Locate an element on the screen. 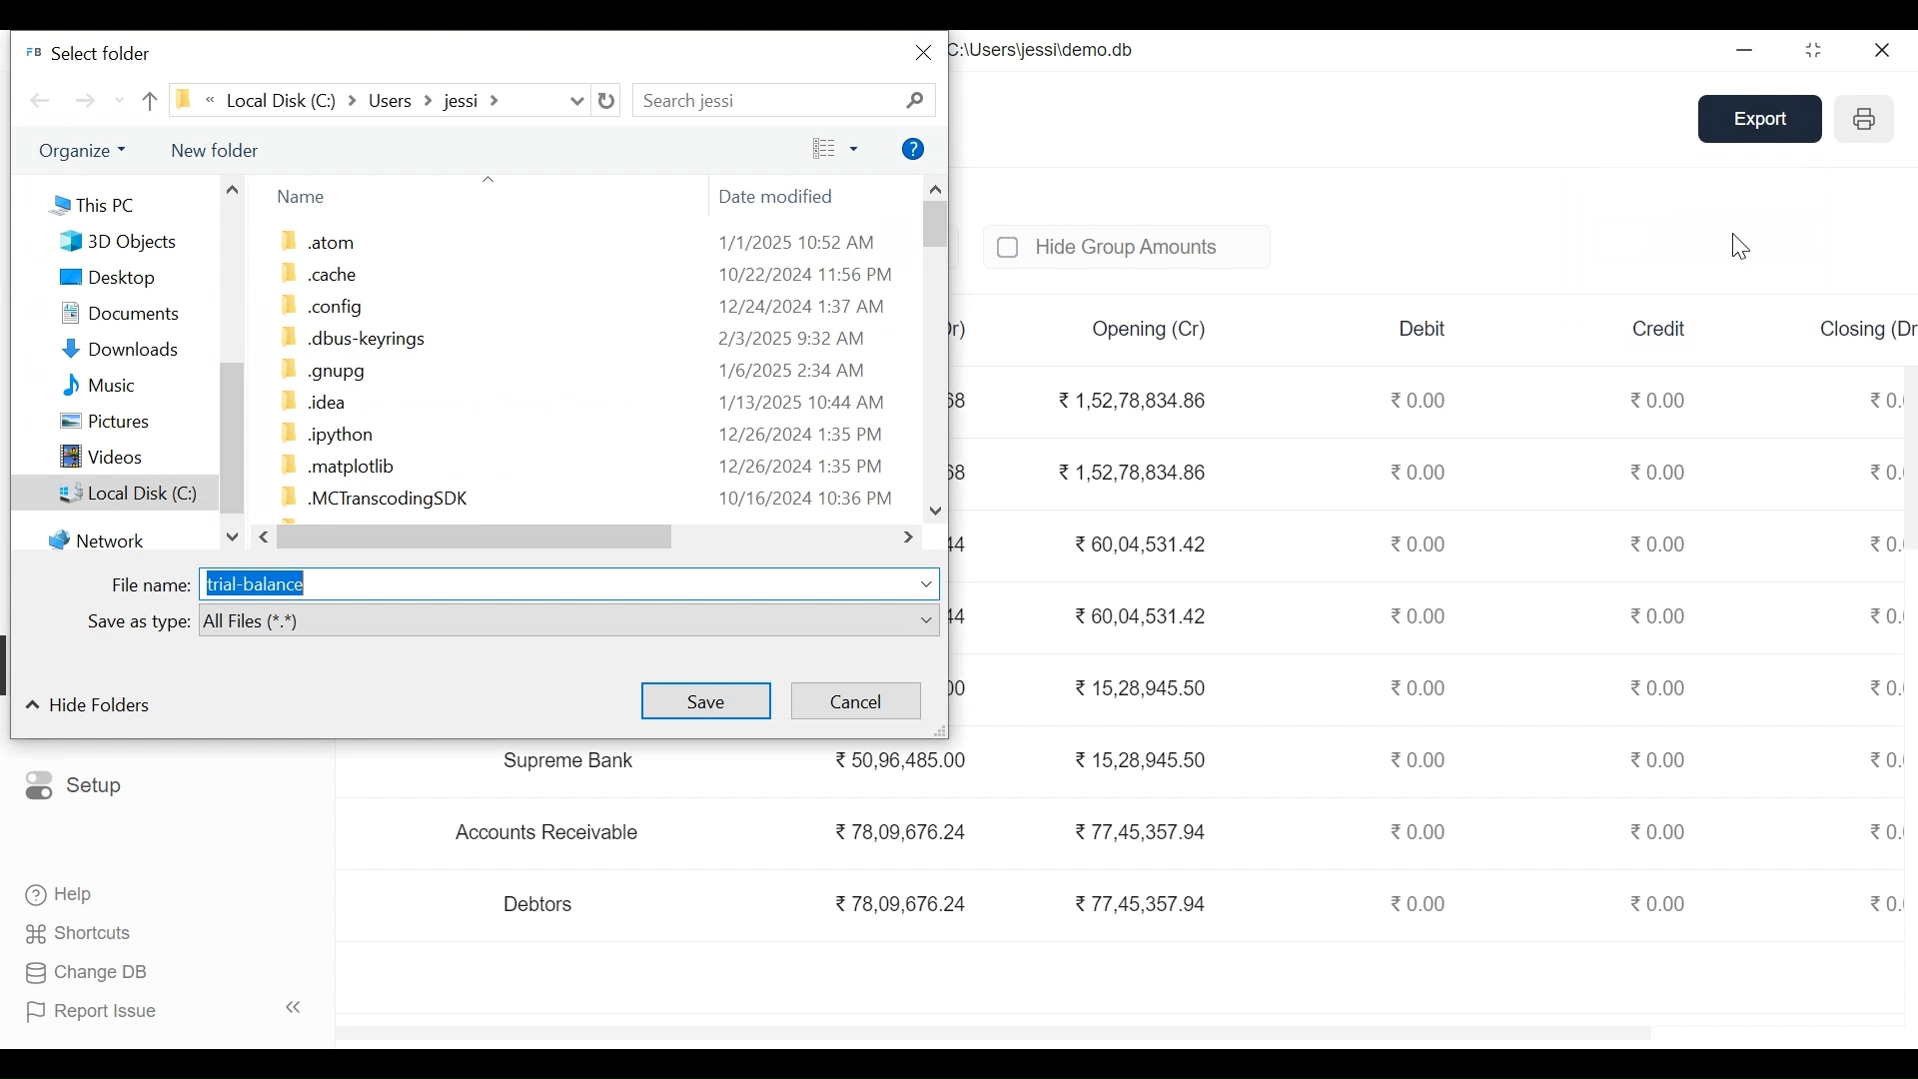 The image size is (1918, 1079). .MCTranscodingSDK is located at coordinates (374, 500).